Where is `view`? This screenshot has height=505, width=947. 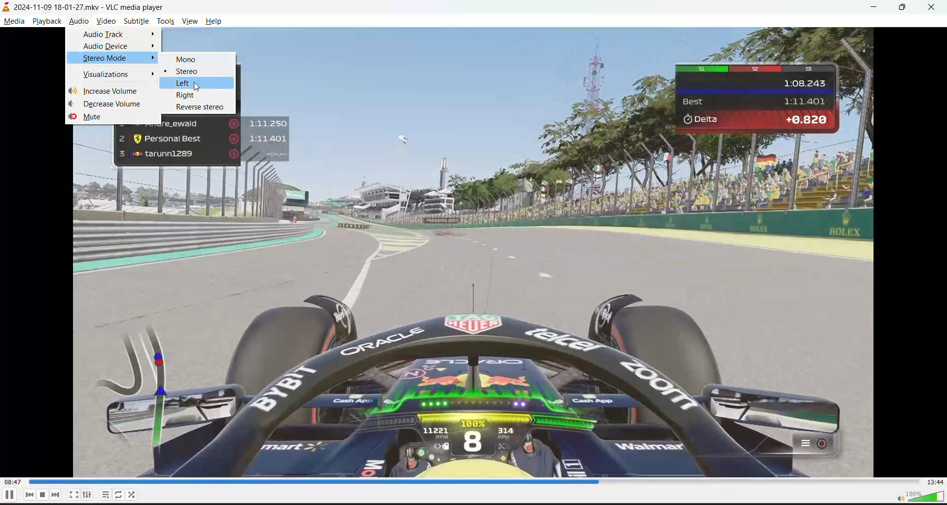 view is located at coordinates (189, 21).